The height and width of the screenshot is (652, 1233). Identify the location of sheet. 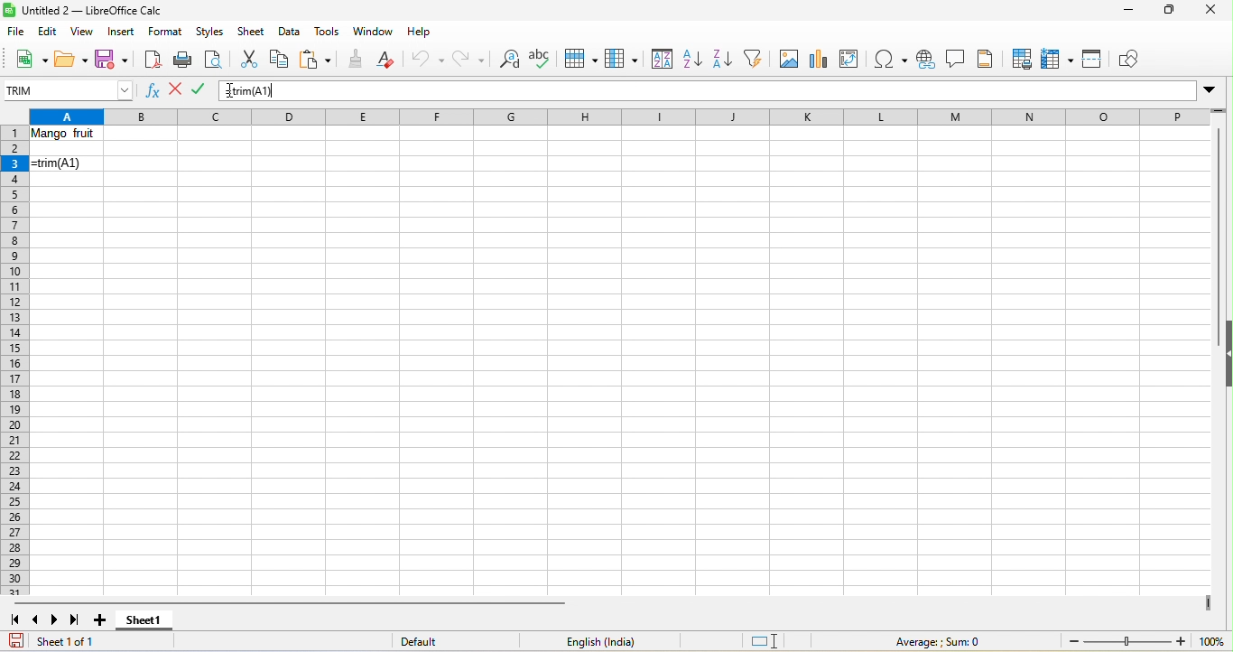
(253, 32).